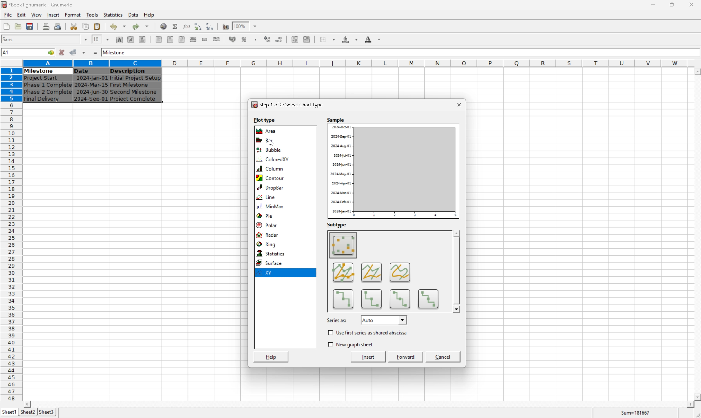  Describe the element at coordinates (72, 14) in the screenshot. I see `format` at that location.